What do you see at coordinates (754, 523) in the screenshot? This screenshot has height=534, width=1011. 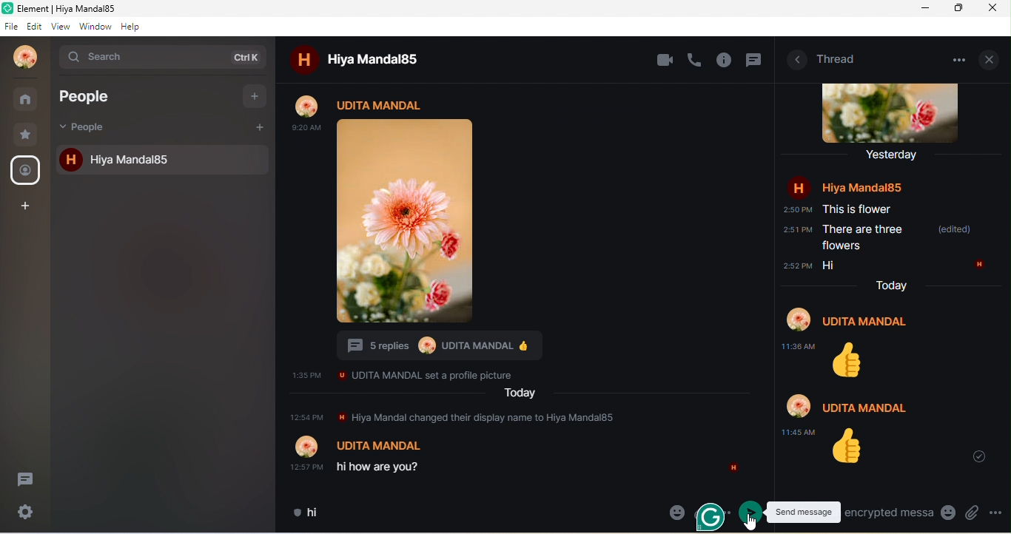 I see `cursor movement` at bounding box center [754, 523].